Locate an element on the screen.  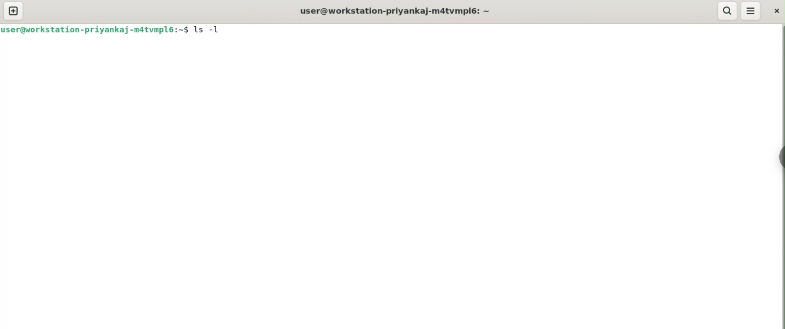
close is located at coordinates (776, 10).